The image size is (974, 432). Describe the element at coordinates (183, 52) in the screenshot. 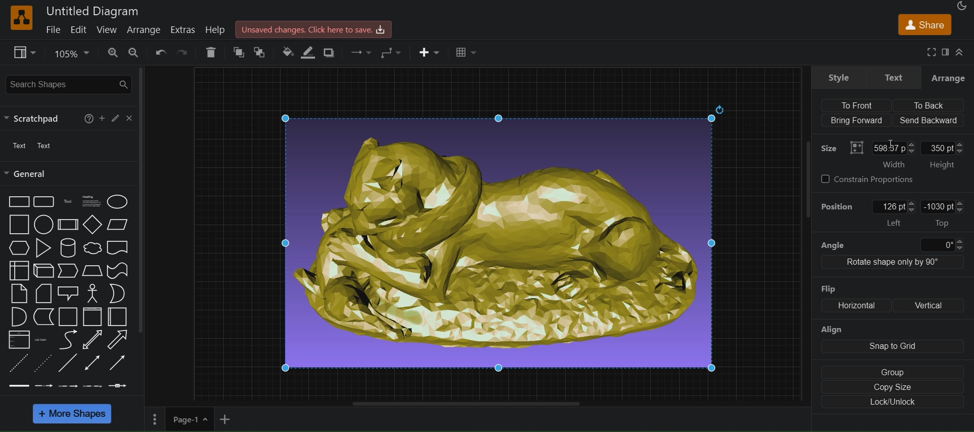

I see `redo` at that location.